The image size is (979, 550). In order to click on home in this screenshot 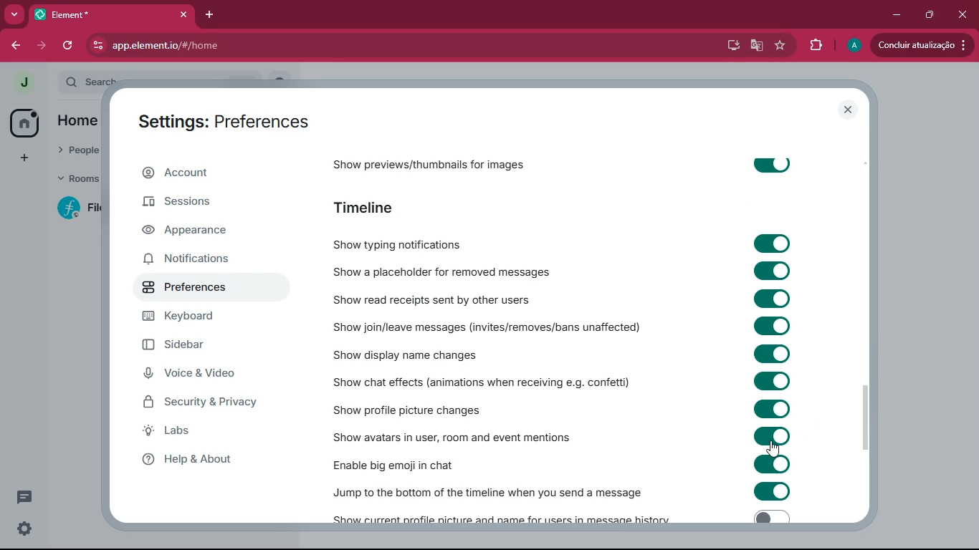, I will do `click(24, 122)`.